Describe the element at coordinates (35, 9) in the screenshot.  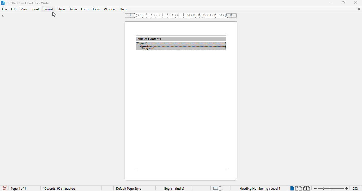
I see `insert` at that location.